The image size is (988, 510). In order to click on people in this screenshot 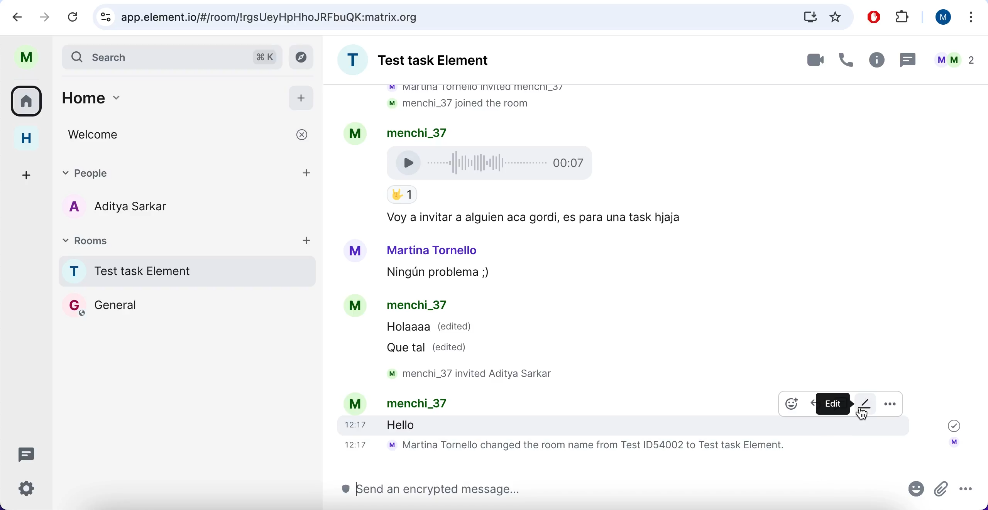, I will do `click(171, 172)`.